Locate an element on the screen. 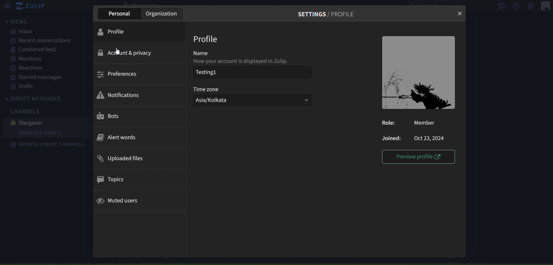 The width and height of the screenshot is (553, 265). image is located at coordinates (419, 73).